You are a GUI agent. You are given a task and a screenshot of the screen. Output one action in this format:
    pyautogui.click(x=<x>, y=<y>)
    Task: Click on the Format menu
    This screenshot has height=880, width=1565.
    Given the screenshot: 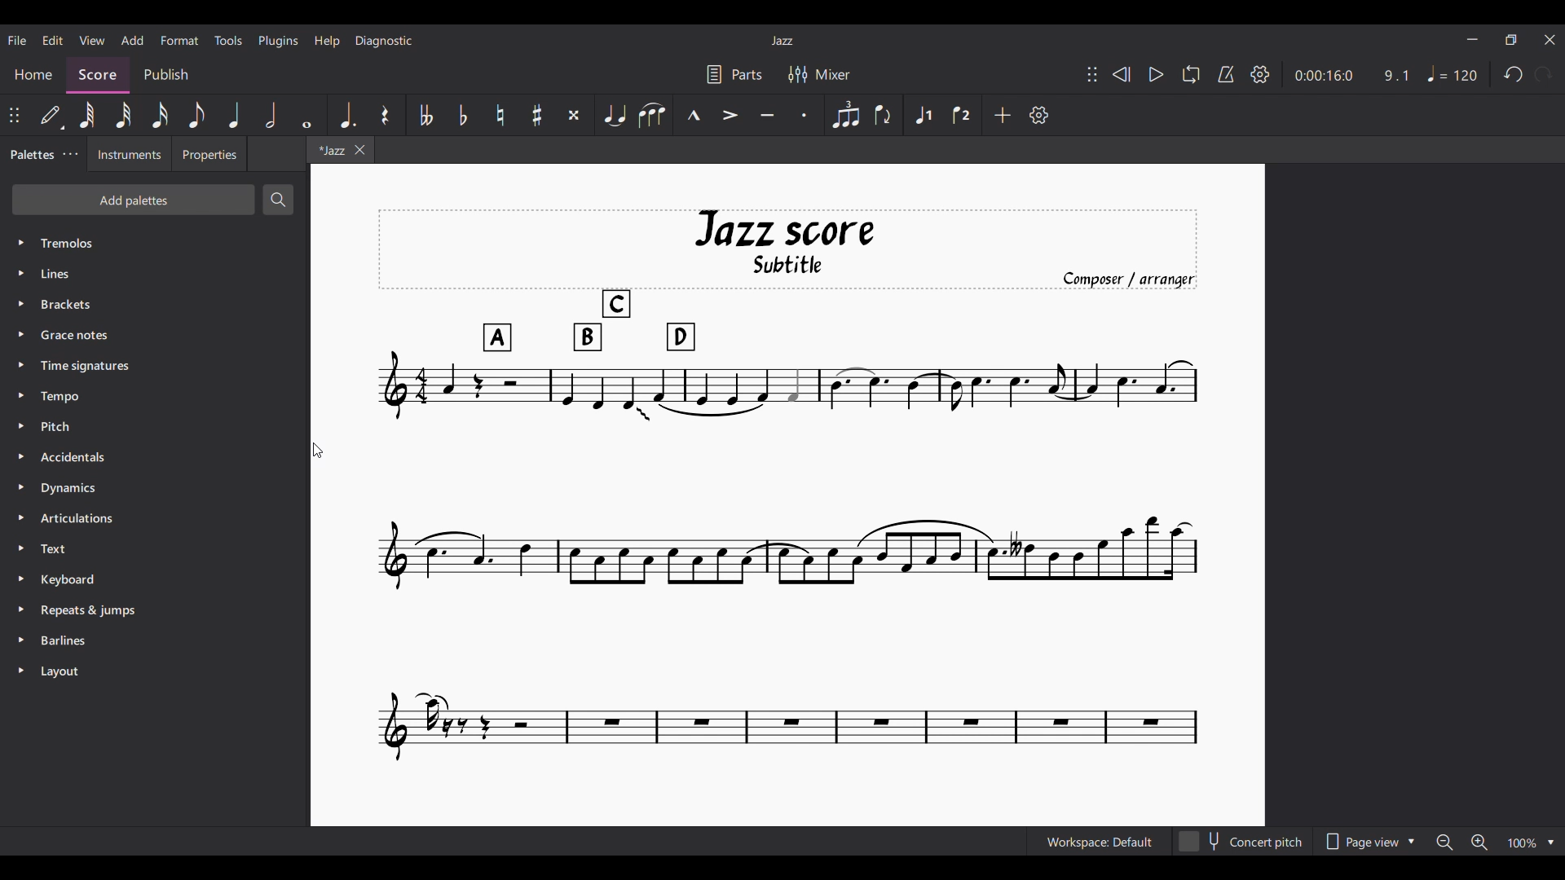 What is the action you would take?
    pyautogui.click(x=179, y=40)
    